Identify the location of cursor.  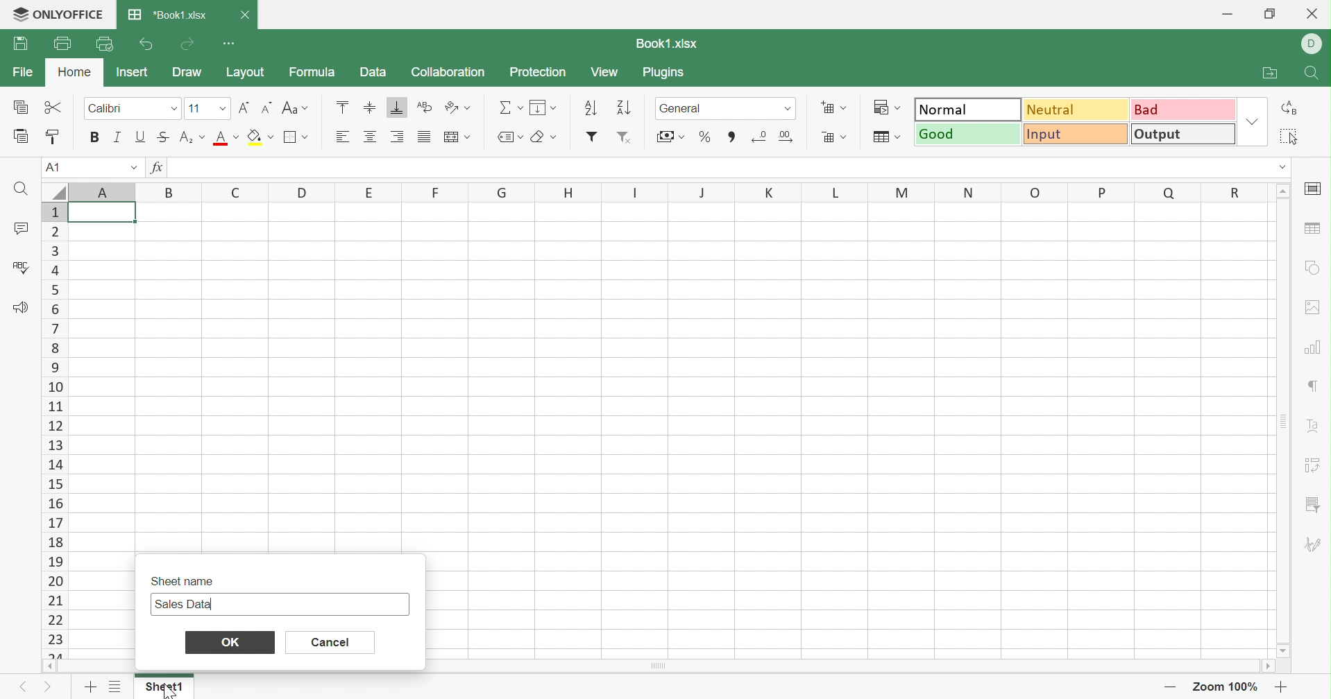
(163, 691).